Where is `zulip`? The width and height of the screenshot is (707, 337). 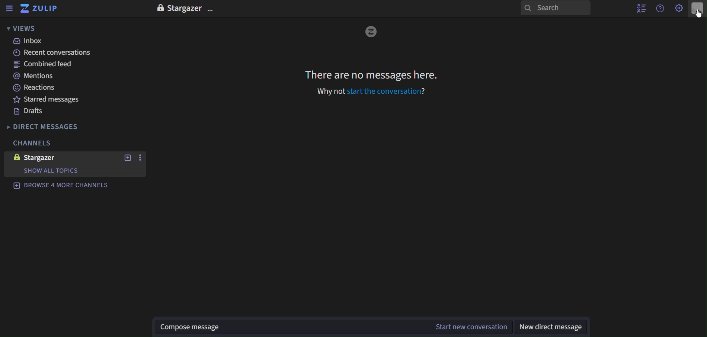
zulip is located at coordinates (43, 10).